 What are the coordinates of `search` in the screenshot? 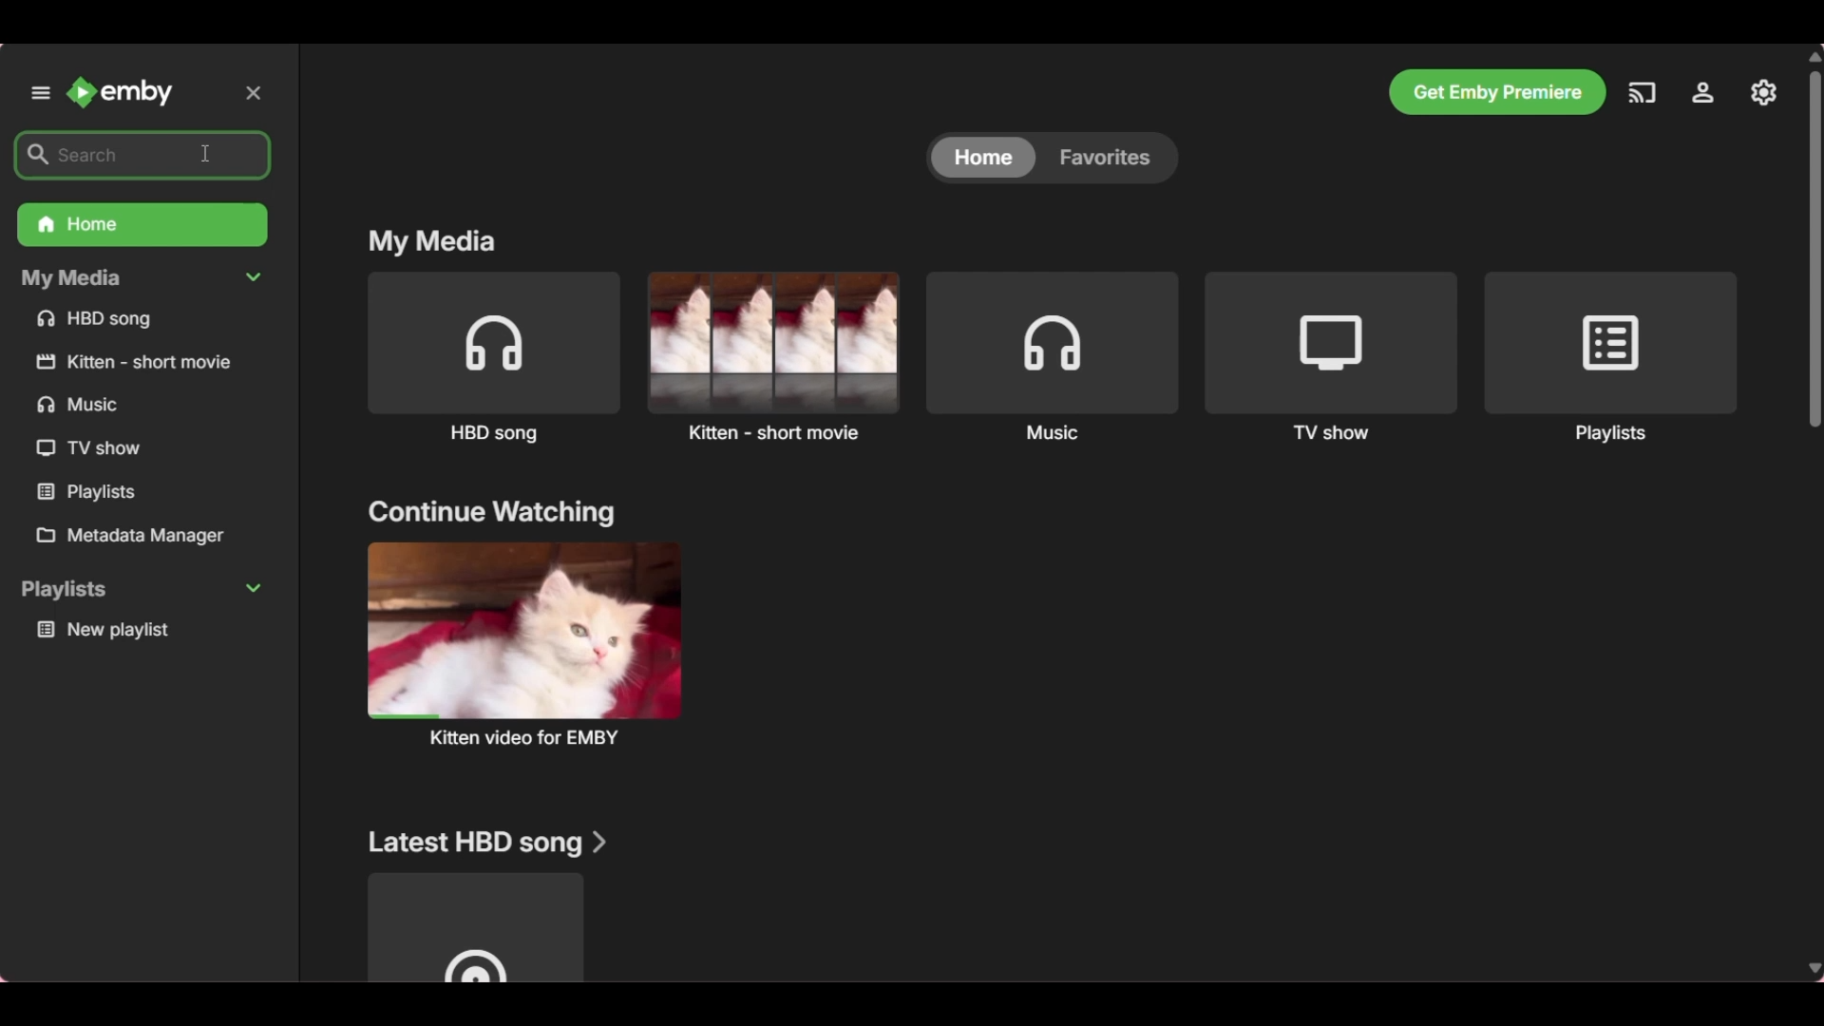 It's located at (101, 155).